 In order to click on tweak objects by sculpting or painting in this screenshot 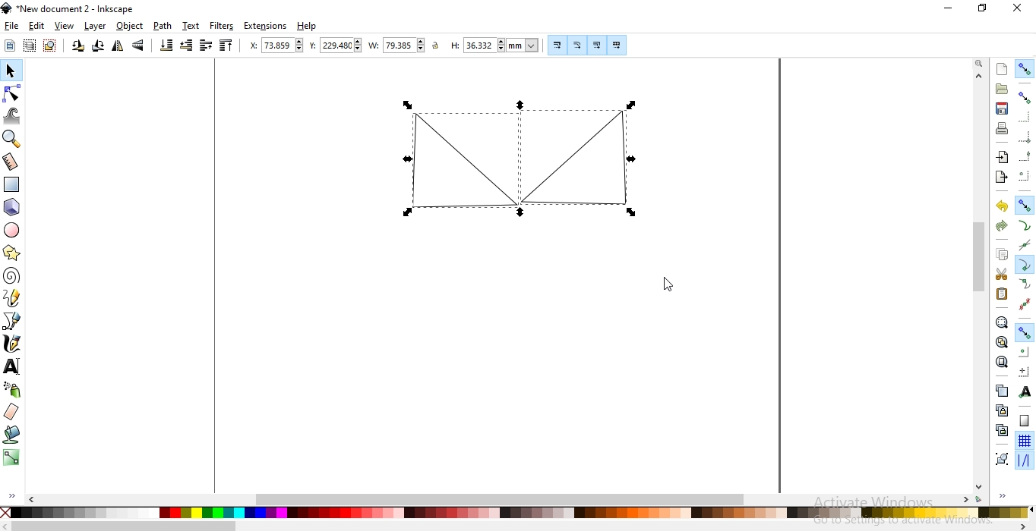, I will do `click(11, 116)`.